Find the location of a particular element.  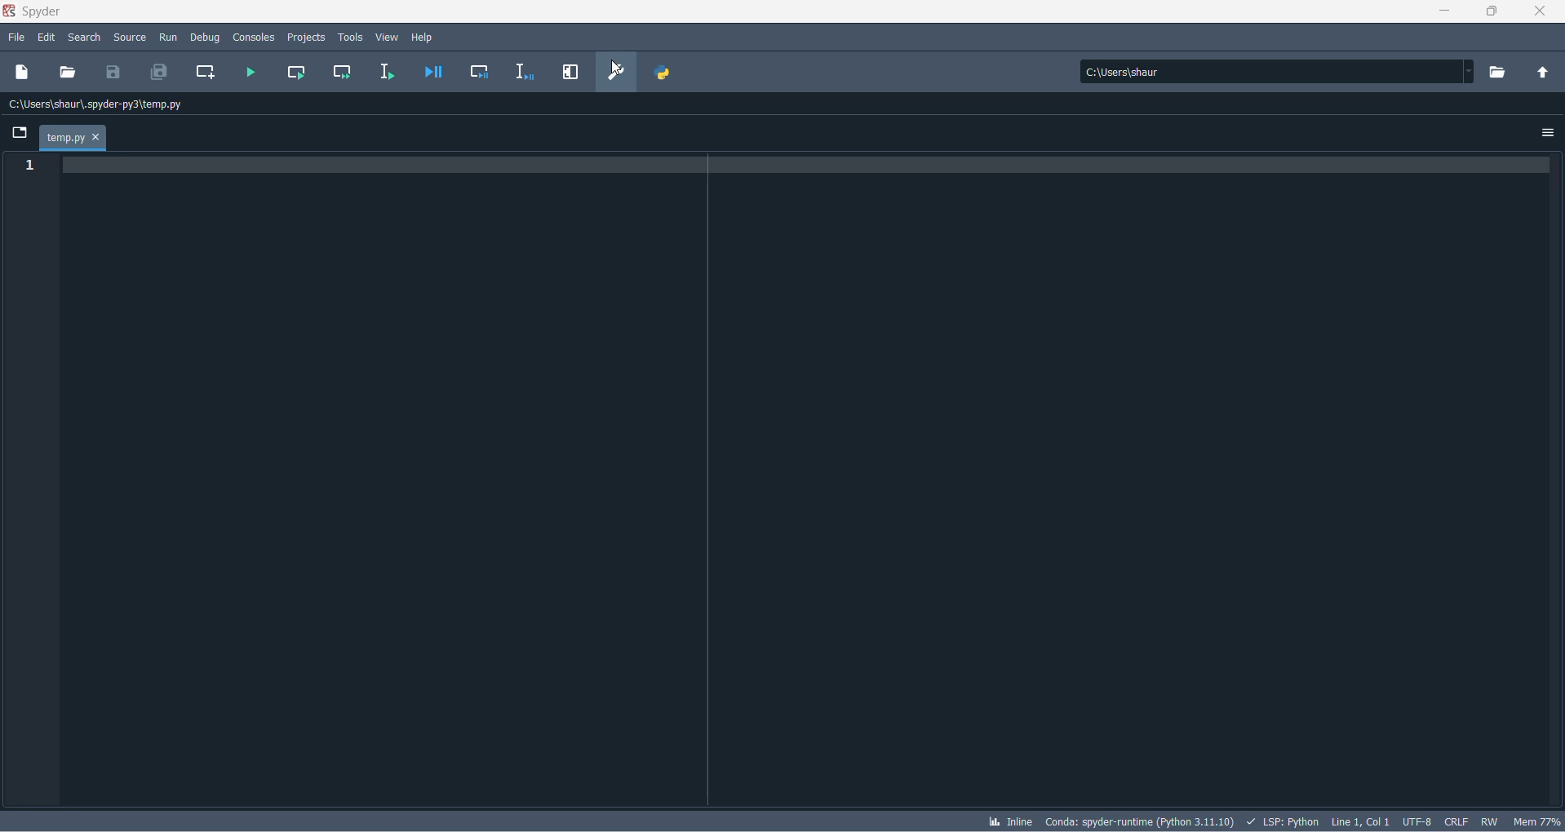

source is located at coordinates (130, 39).